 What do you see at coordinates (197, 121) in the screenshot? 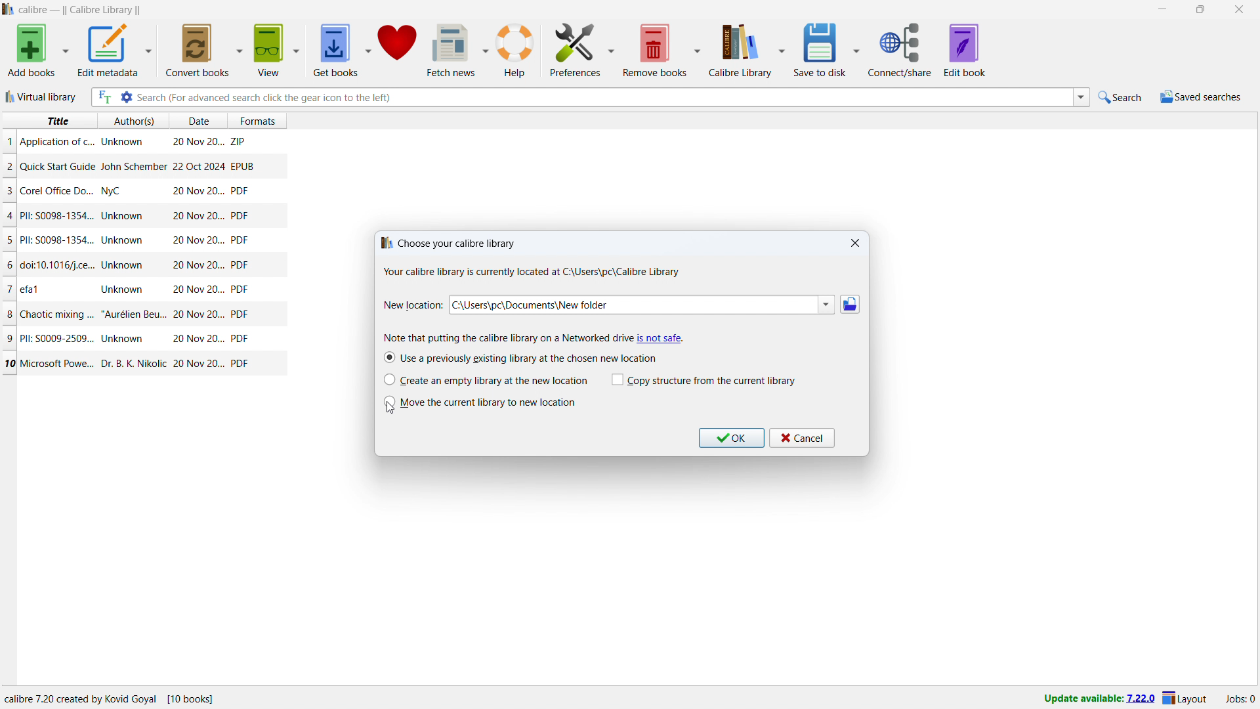
I see `date` at bounding box center [197, 121].